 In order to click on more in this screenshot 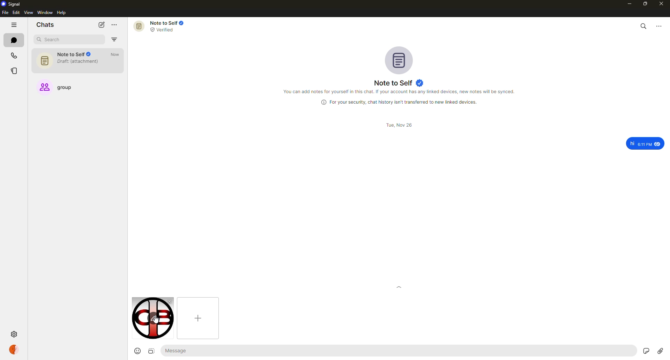, I will do `click(660, 25)`.